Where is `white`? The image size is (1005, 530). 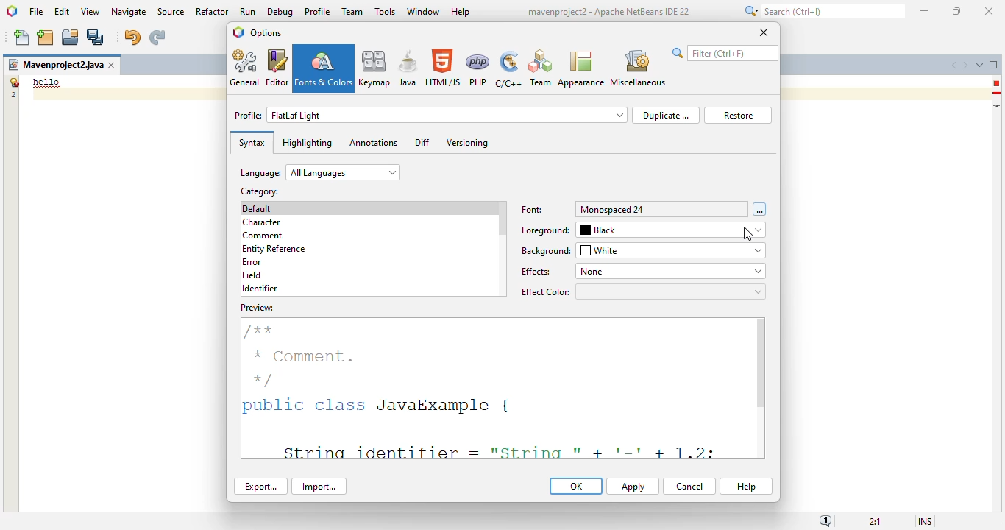
white is located at coordinates (672, 250).